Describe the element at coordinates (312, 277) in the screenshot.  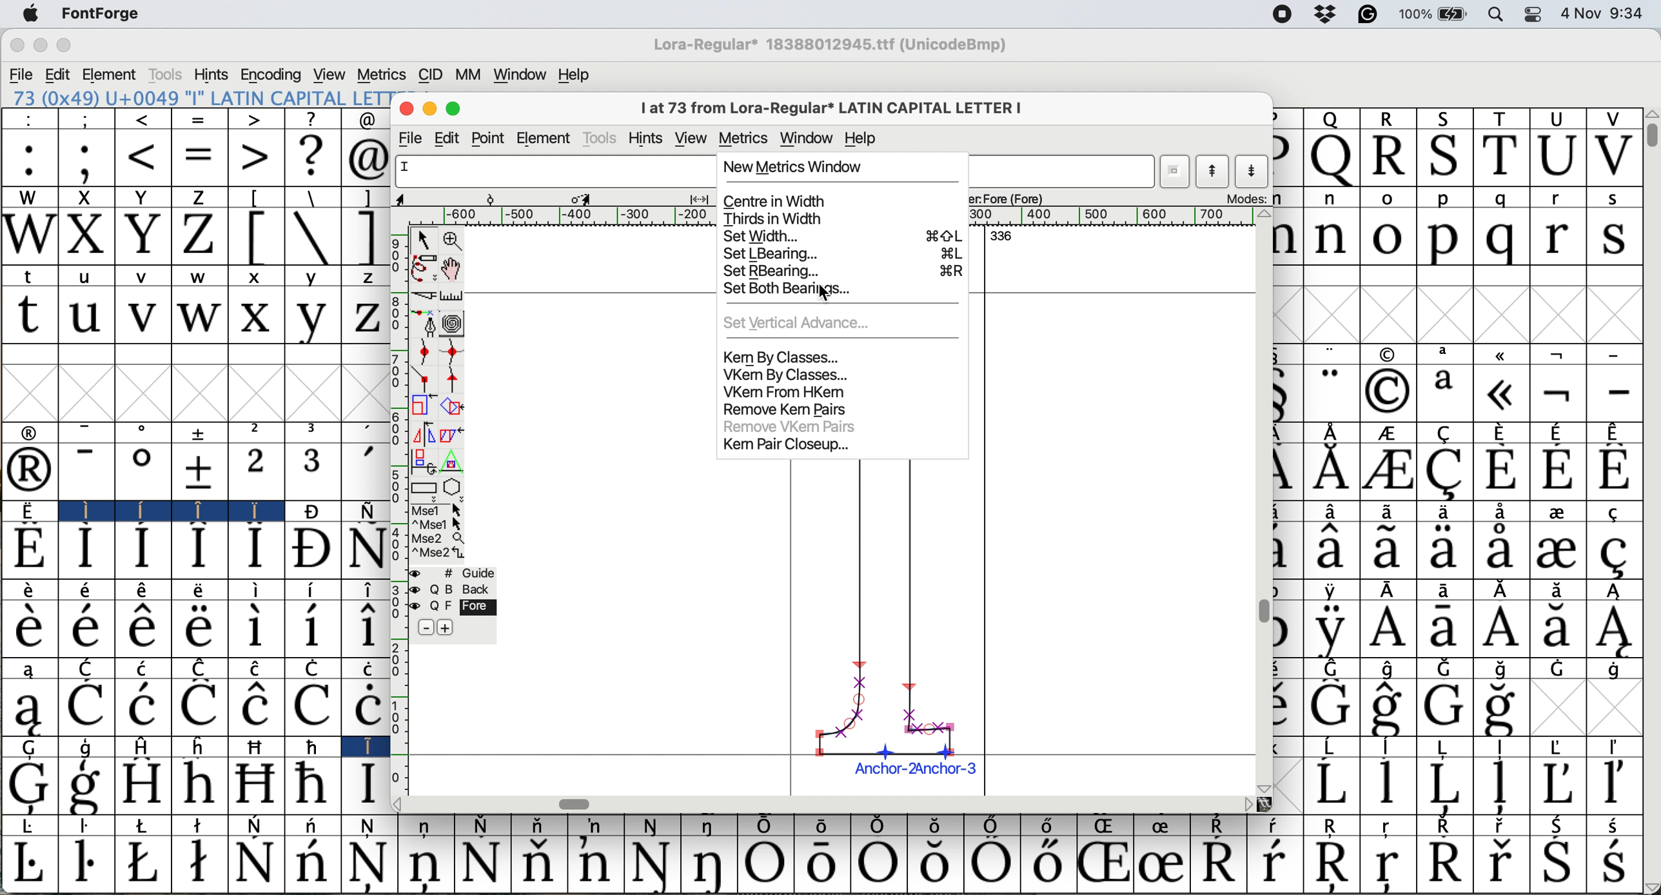
I see `y` at that location.